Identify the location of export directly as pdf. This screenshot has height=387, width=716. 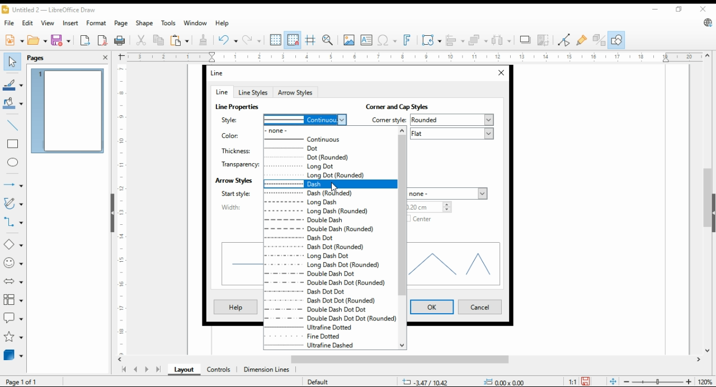
(103, 40).